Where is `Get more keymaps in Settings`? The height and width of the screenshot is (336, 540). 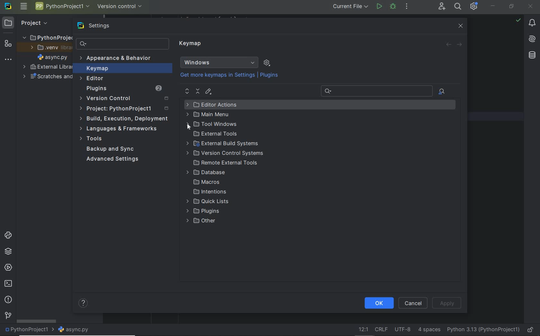 Get more keymaps in Settings is located at coordinates (215, 75).